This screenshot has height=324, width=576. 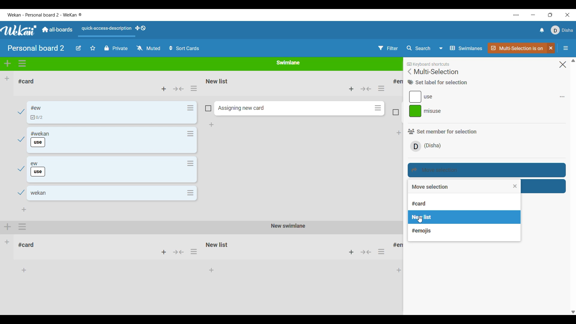 What do you see at coordinates (148, 48) in the screenshot?
I see `Watch options` at bounding box center [148, 48].